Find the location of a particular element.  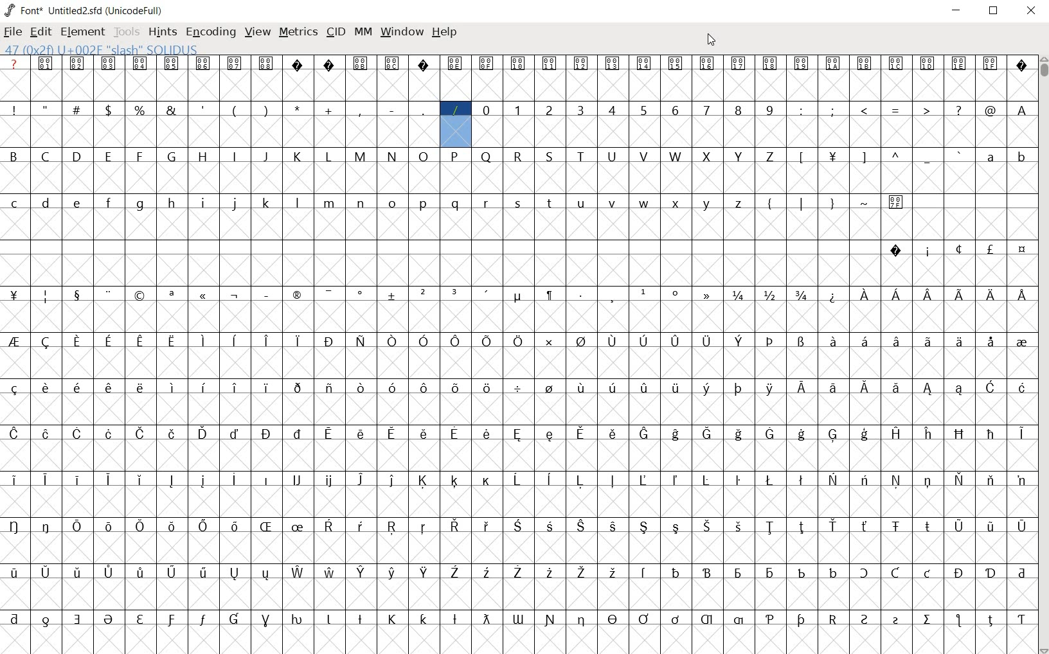

glyph is located at coordinates (896, 621).